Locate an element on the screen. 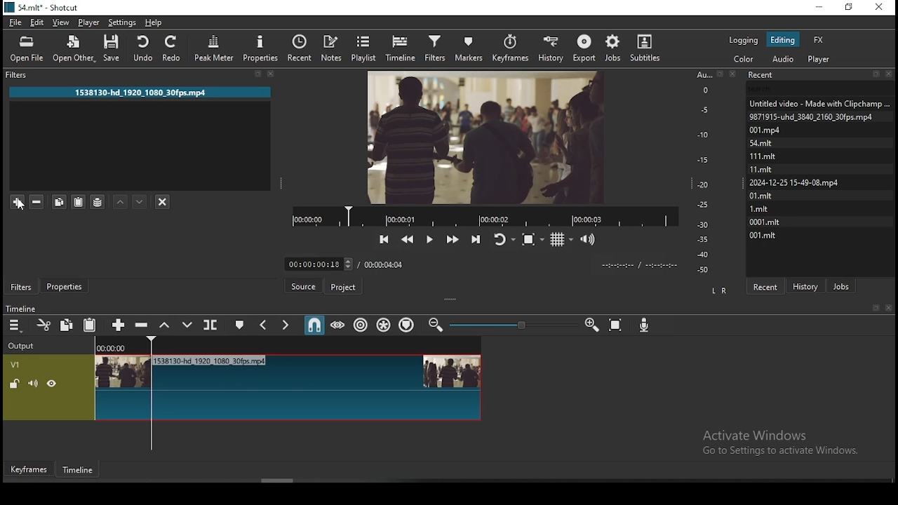 This screenshot has width=898, height=505. open other is located at coordinates (75, 50).